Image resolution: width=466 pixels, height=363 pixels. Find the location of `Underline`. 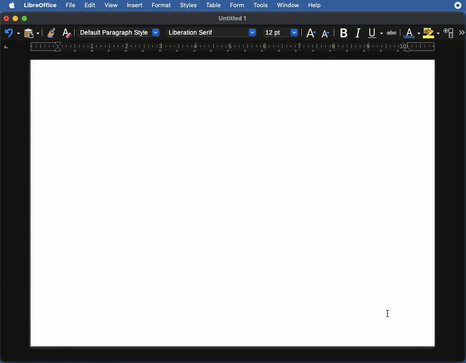

Underline is located at coordinates (374, 32).